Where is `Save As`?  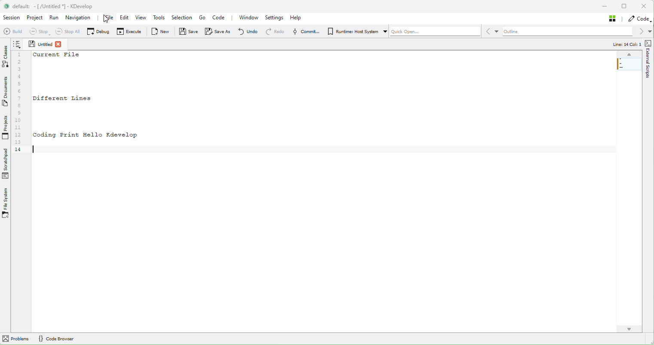 Save As is located at coordinates (218, 32).